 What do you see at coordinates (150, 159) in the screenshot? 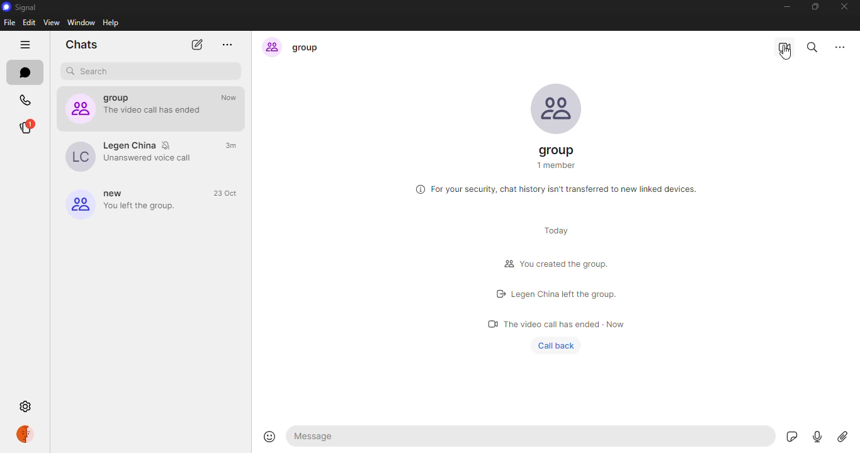
I see `Unanswered voice call` at bounding box center [150, 159].